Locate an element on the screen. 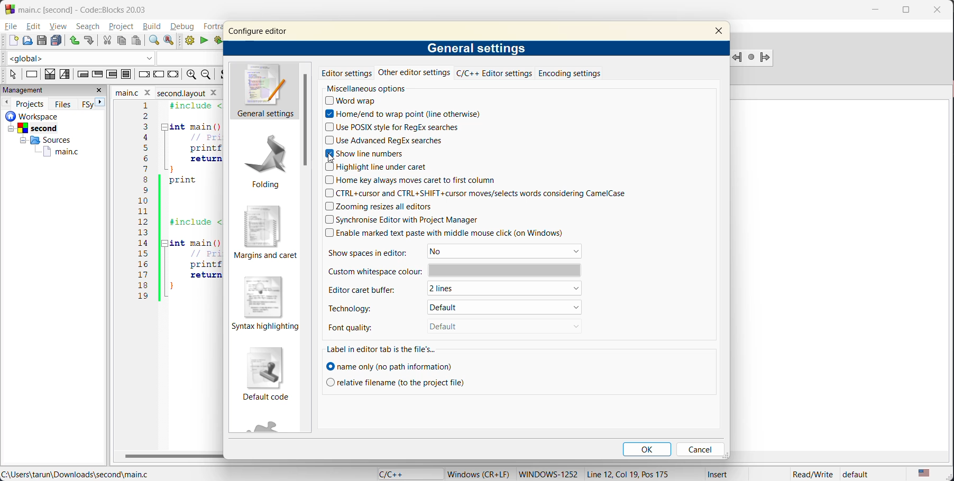  search is located at coordinates (89, 26).